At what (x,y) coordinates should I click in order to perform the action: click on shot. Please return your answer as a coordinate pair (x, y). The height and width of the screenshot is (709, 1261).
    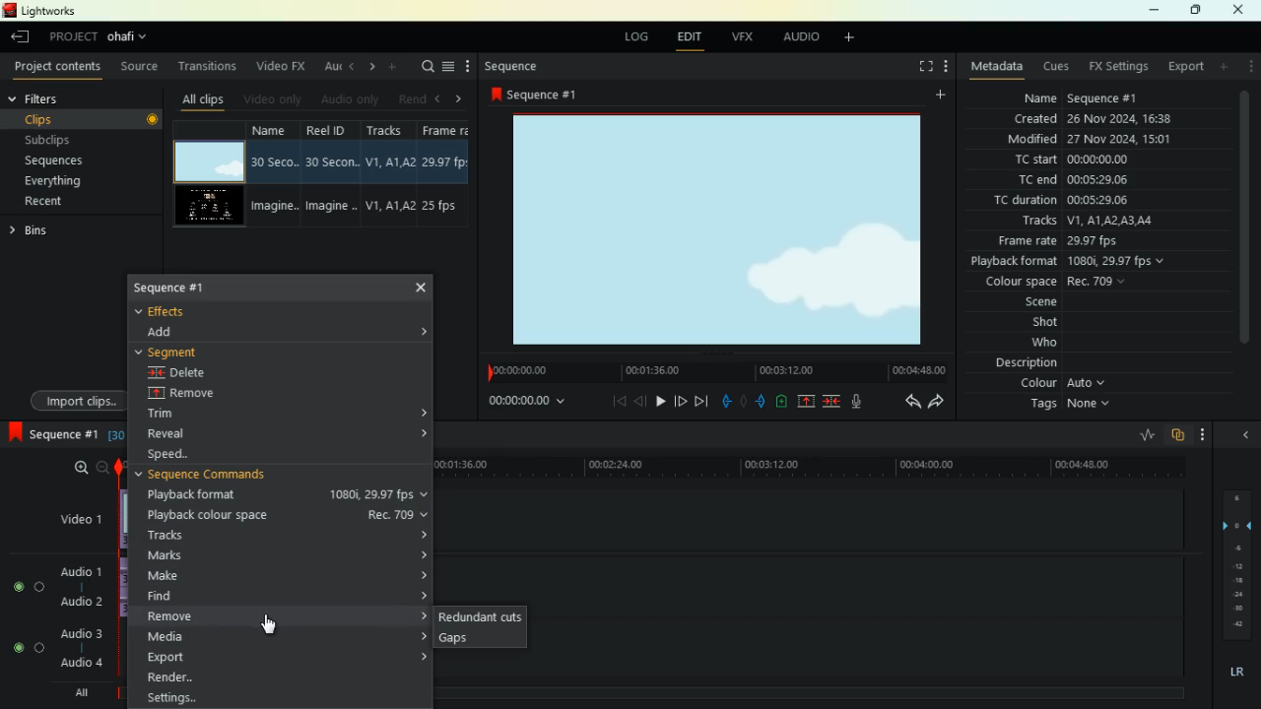
    Looking at the image, I should click on (1051, 324).